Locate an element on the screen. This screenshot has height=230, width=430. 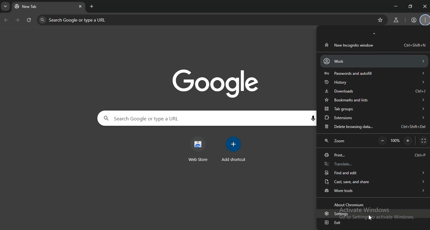
cursor is located at coordinates (370, 218).